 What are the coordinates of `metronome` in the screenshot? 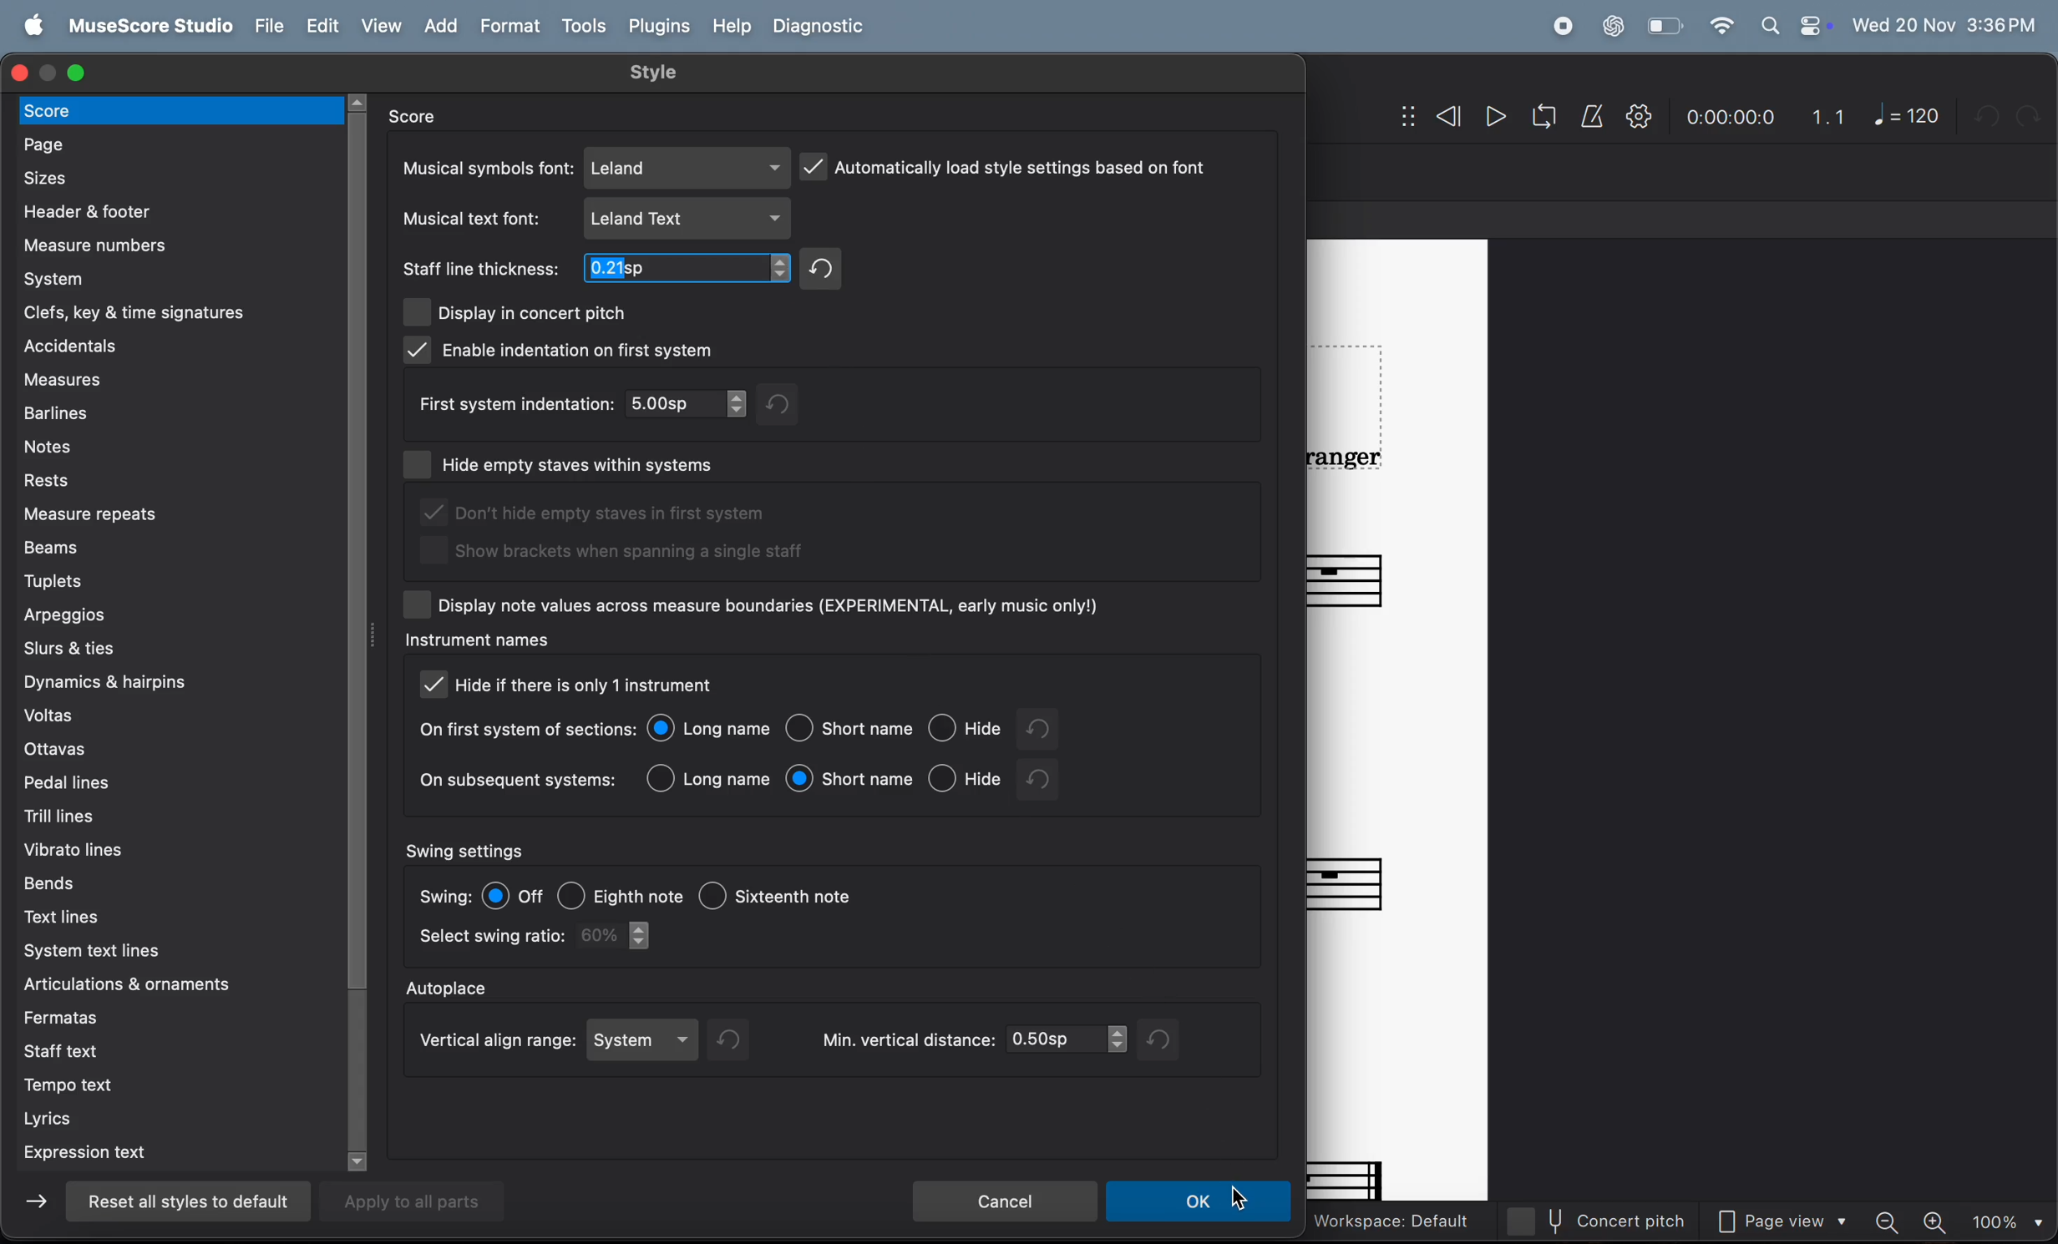 It's located at (1594, 117).